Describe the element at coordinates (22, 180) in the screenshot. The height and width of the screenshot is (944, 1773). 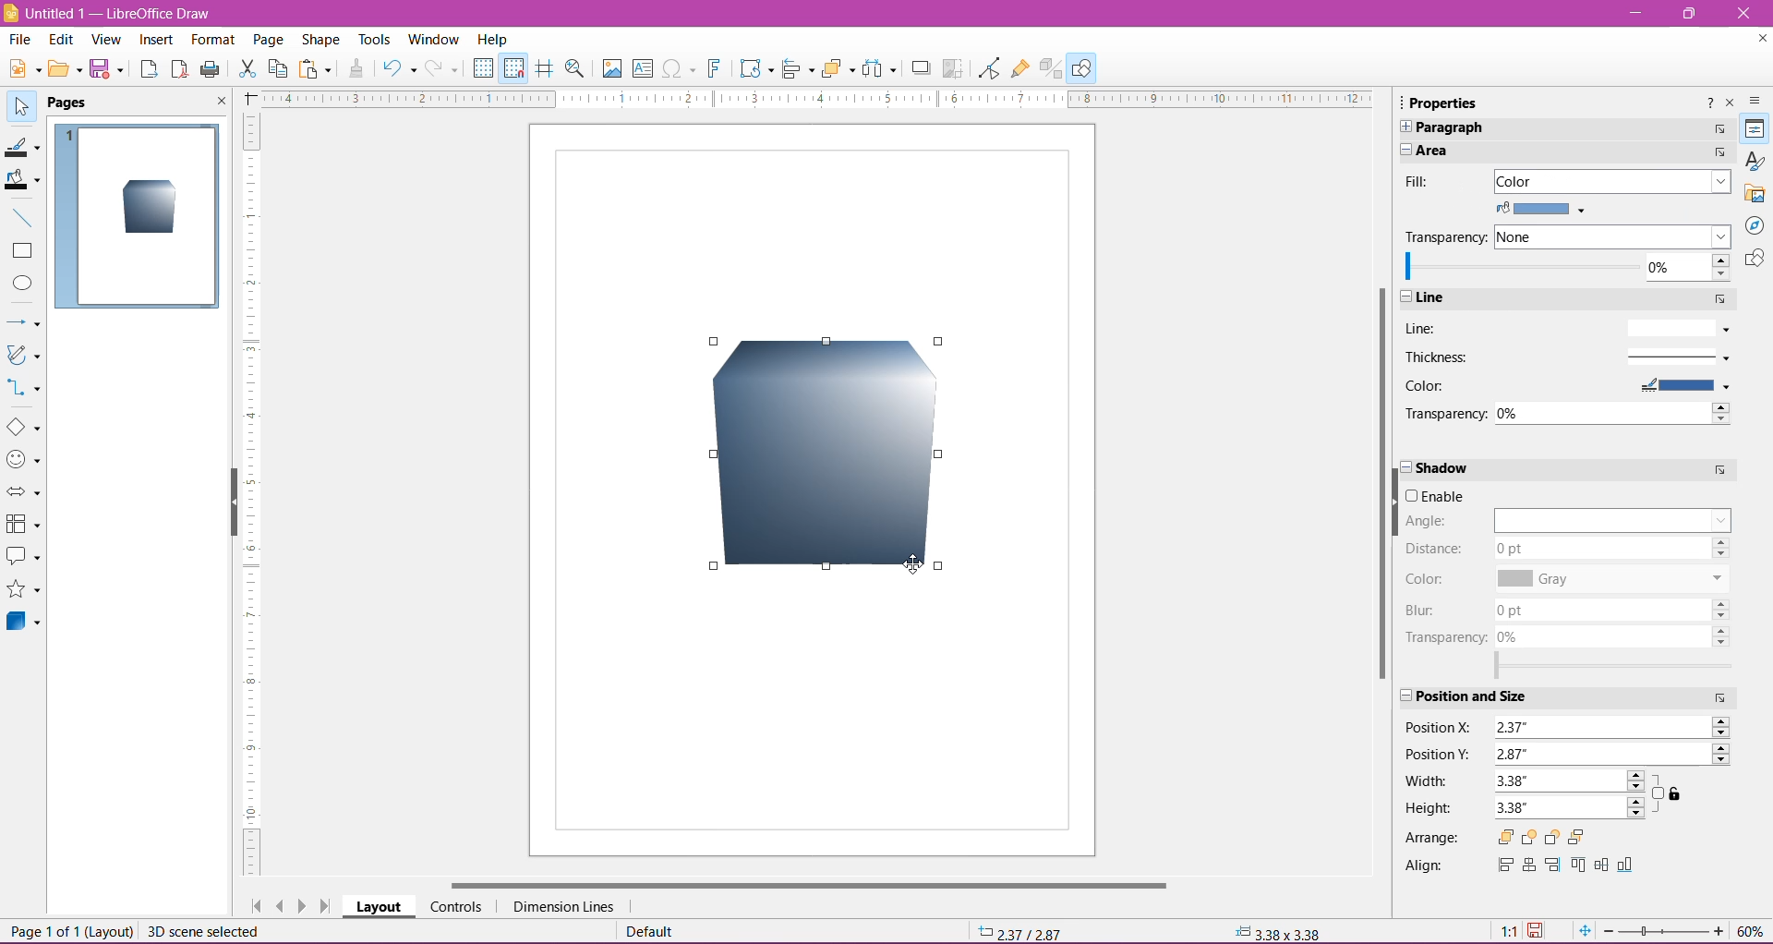
I see `Fill Color` at that location.